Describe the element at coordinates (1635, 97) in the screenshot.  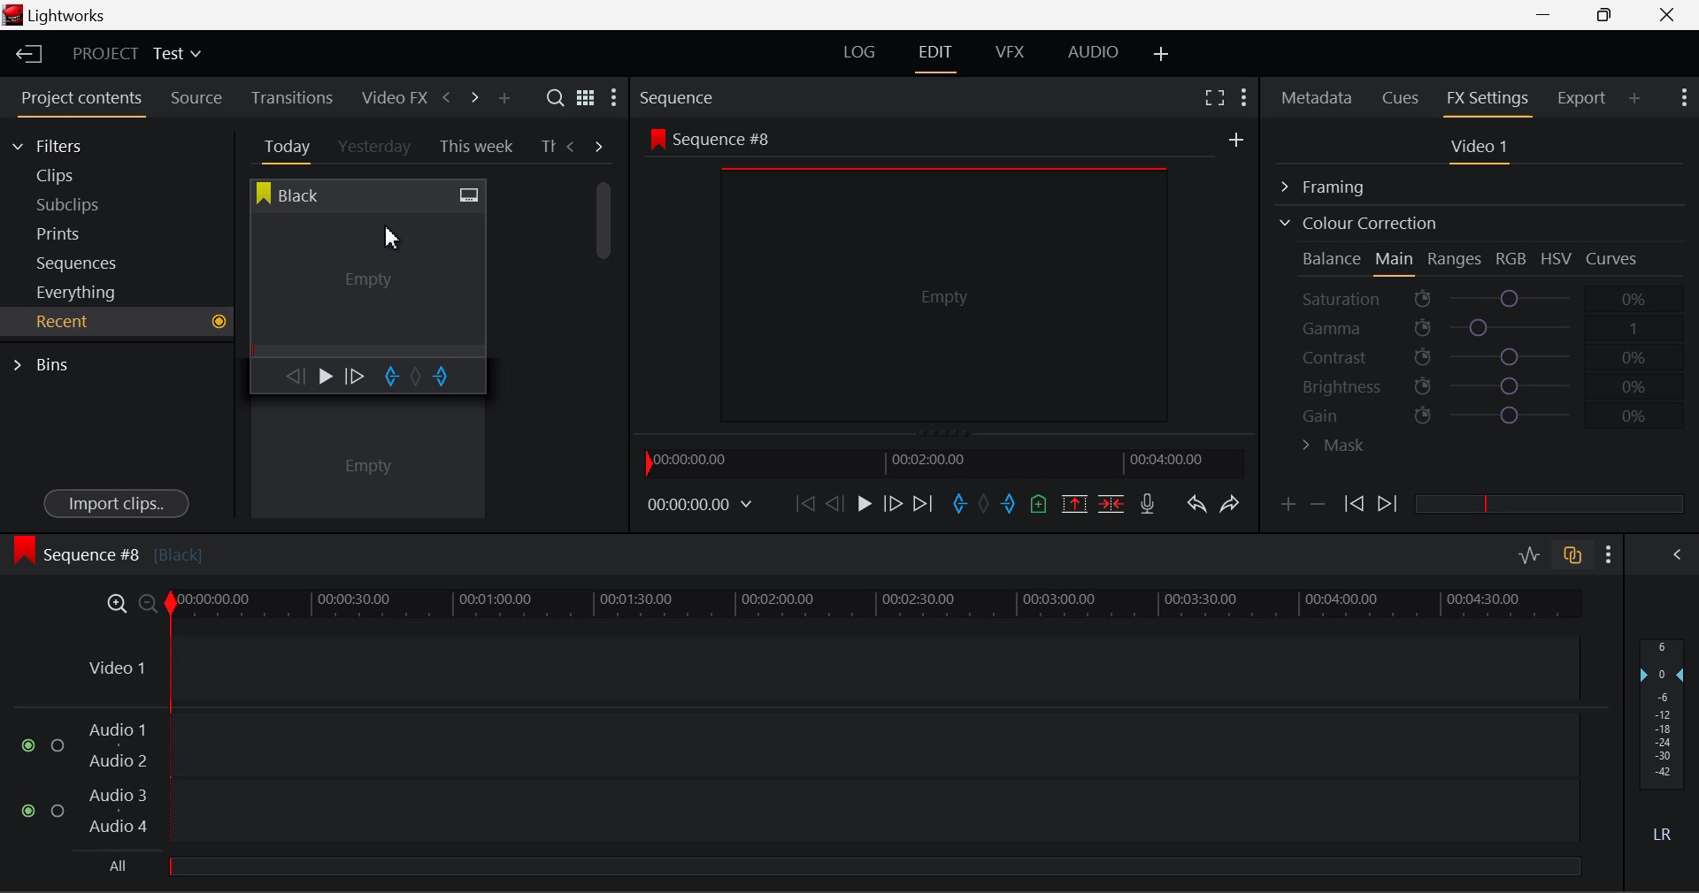
I see `Add Panel` at that location.